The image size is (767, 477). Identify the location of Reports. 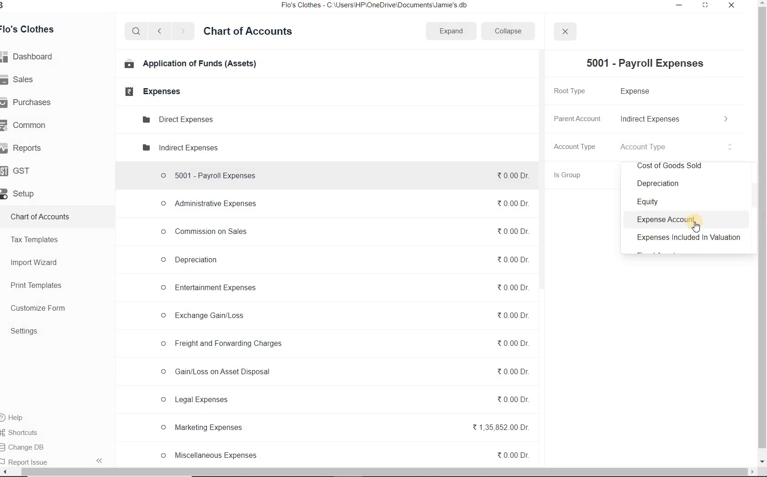
(25, 147).